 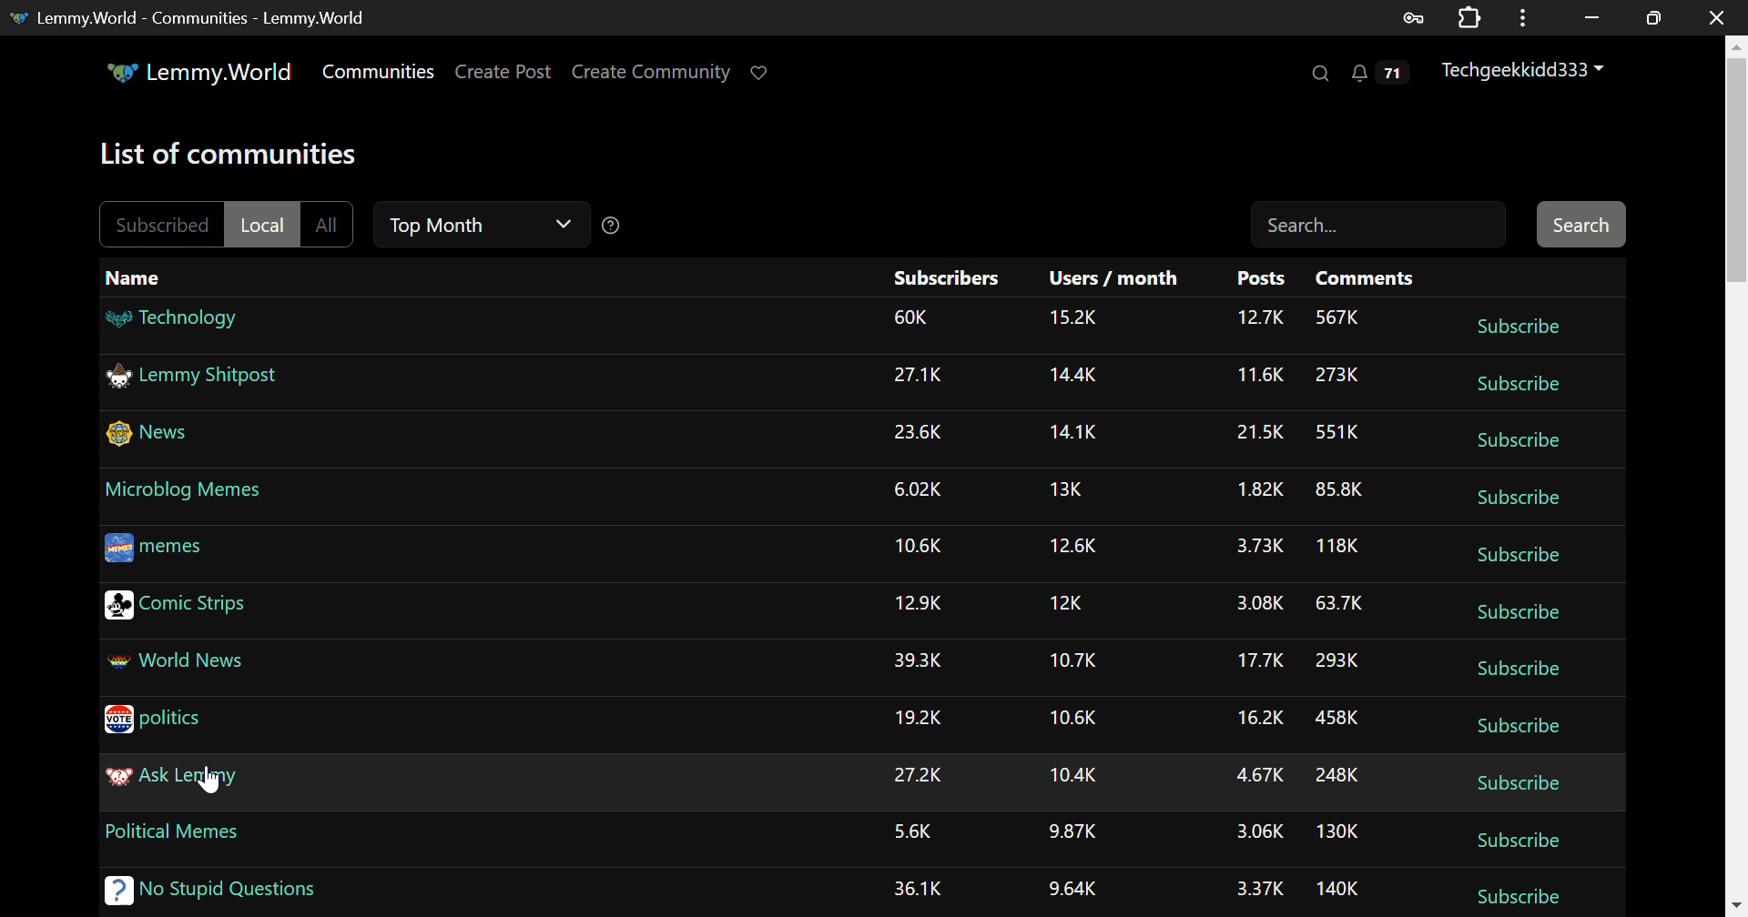 I want to click on Amount, so click(x=917, y=602).